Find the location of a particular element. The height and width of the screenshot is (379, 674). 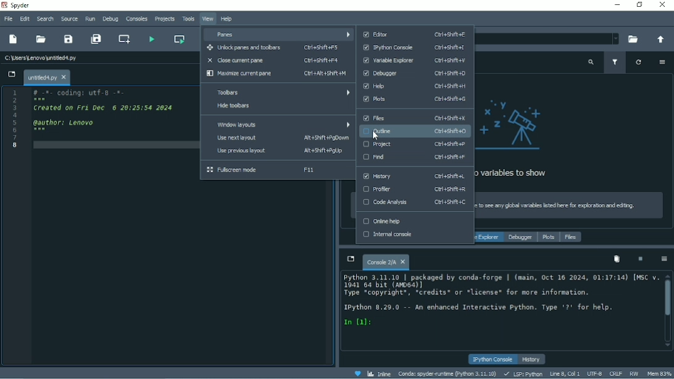

Help is located at coordinates (415, 86).